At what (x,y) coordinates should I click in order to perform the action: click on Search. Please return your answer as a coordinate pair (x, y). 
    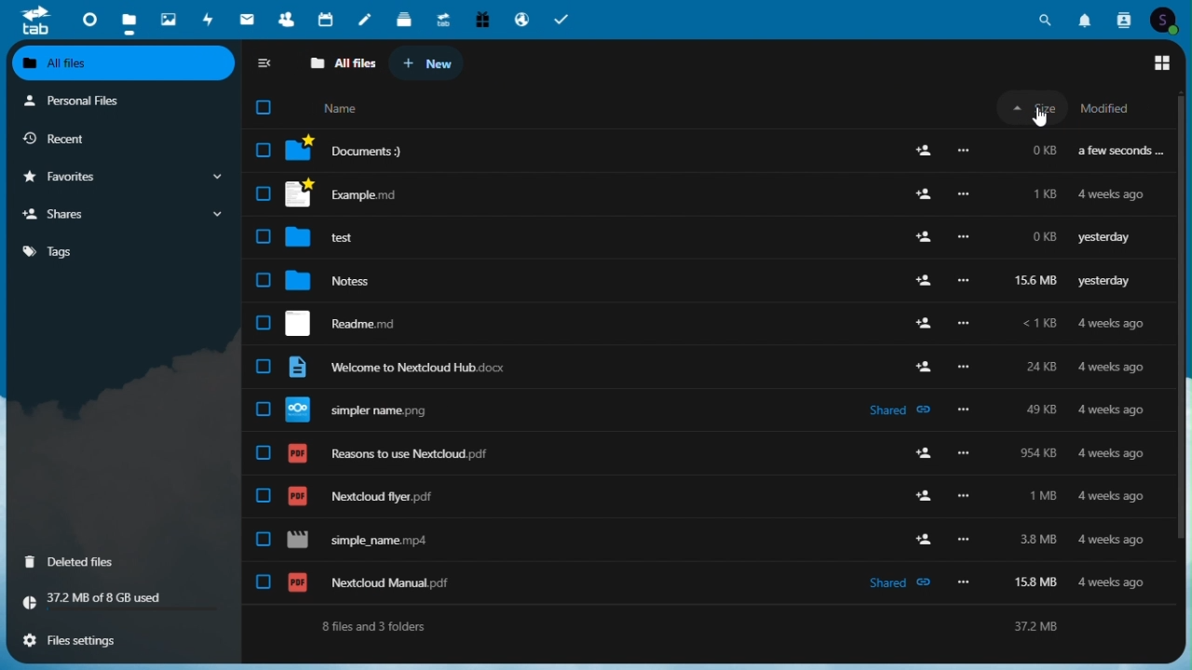
    Looking at the image, I should click on (1050, 18).